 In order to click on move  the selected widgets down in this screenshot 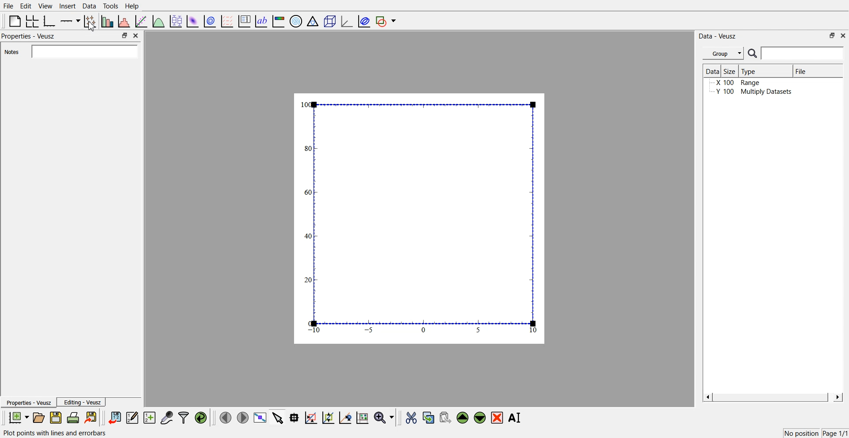, I will do `click(480, 417)`.